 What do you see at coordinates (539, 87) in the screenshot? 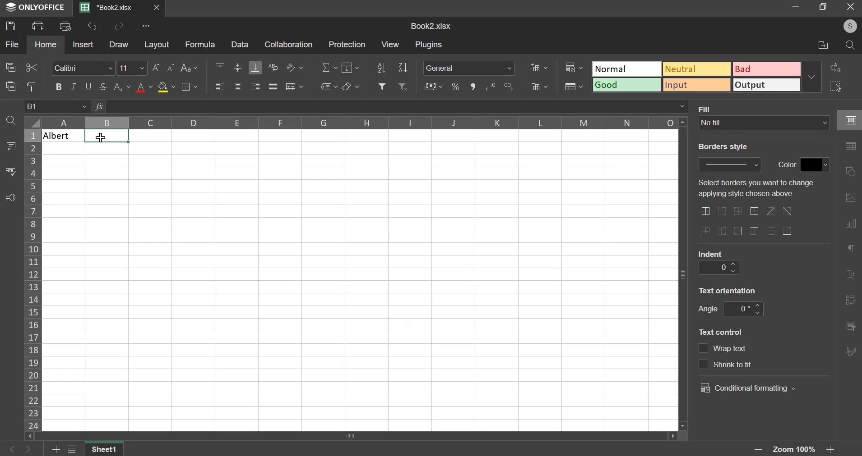
I see `delete cells` at bounding box center [539, 87].